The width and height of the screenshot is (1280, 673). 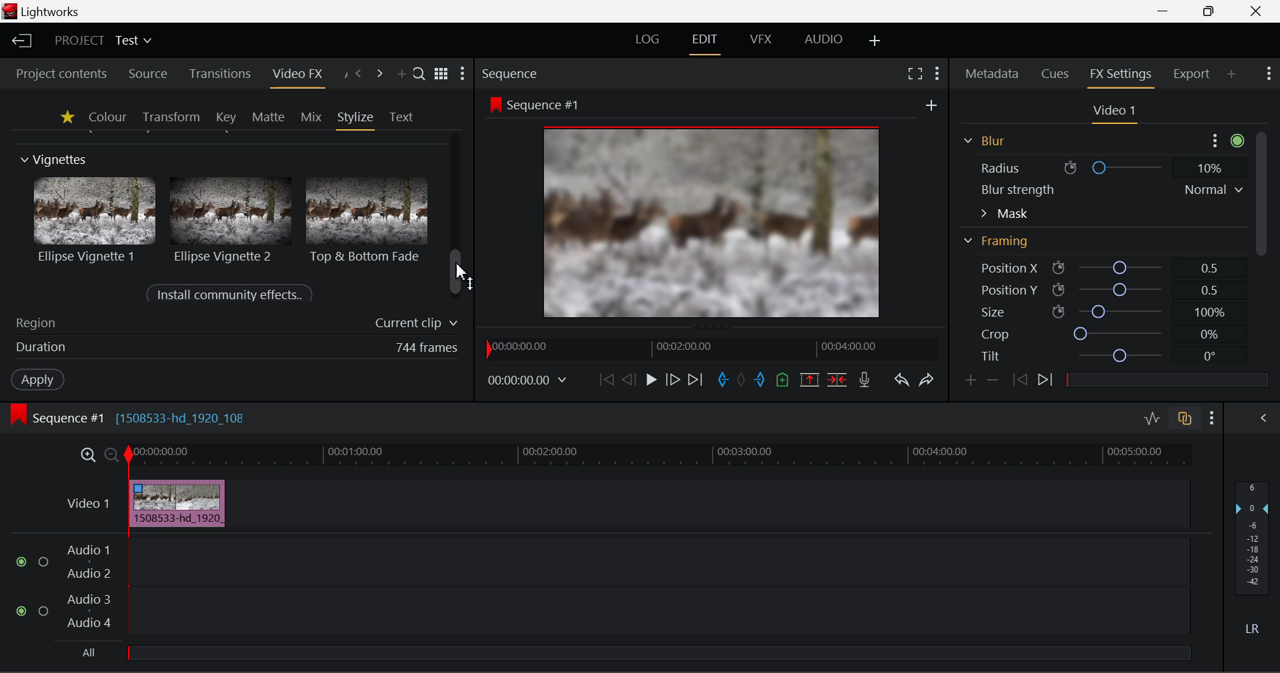 What do you see at coordinates (420, 75) in the screenshot?
I see `Search` at bounding box center [420, 75].